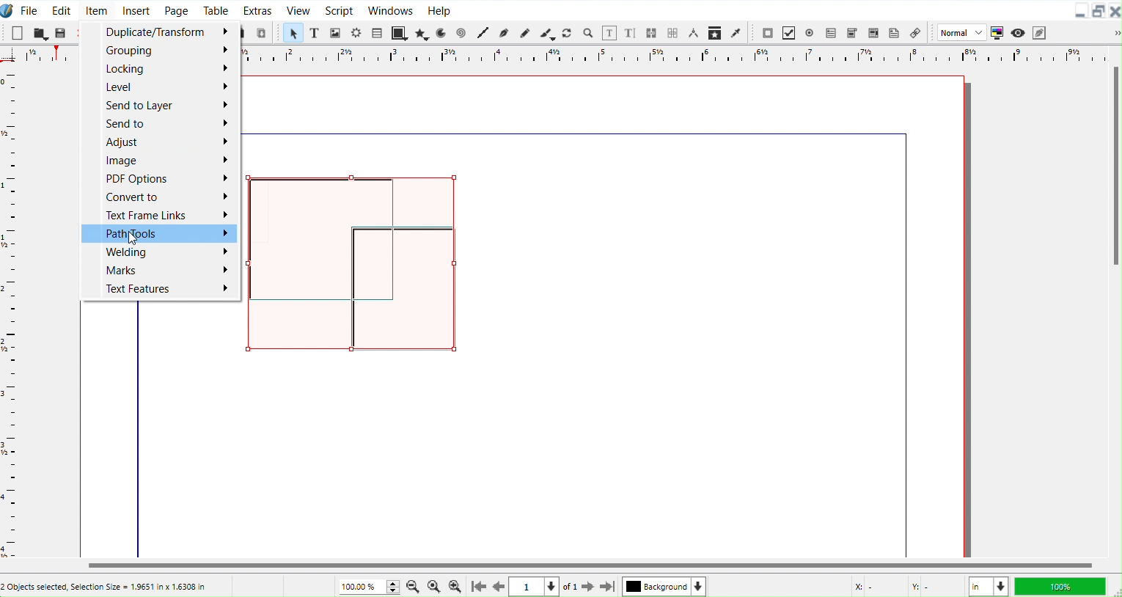 This screenshot has width=1122, height=597. What do you see at coordinates (159, 125) in the screenshot?
I see `Send to` at bounding box center [159, 125].